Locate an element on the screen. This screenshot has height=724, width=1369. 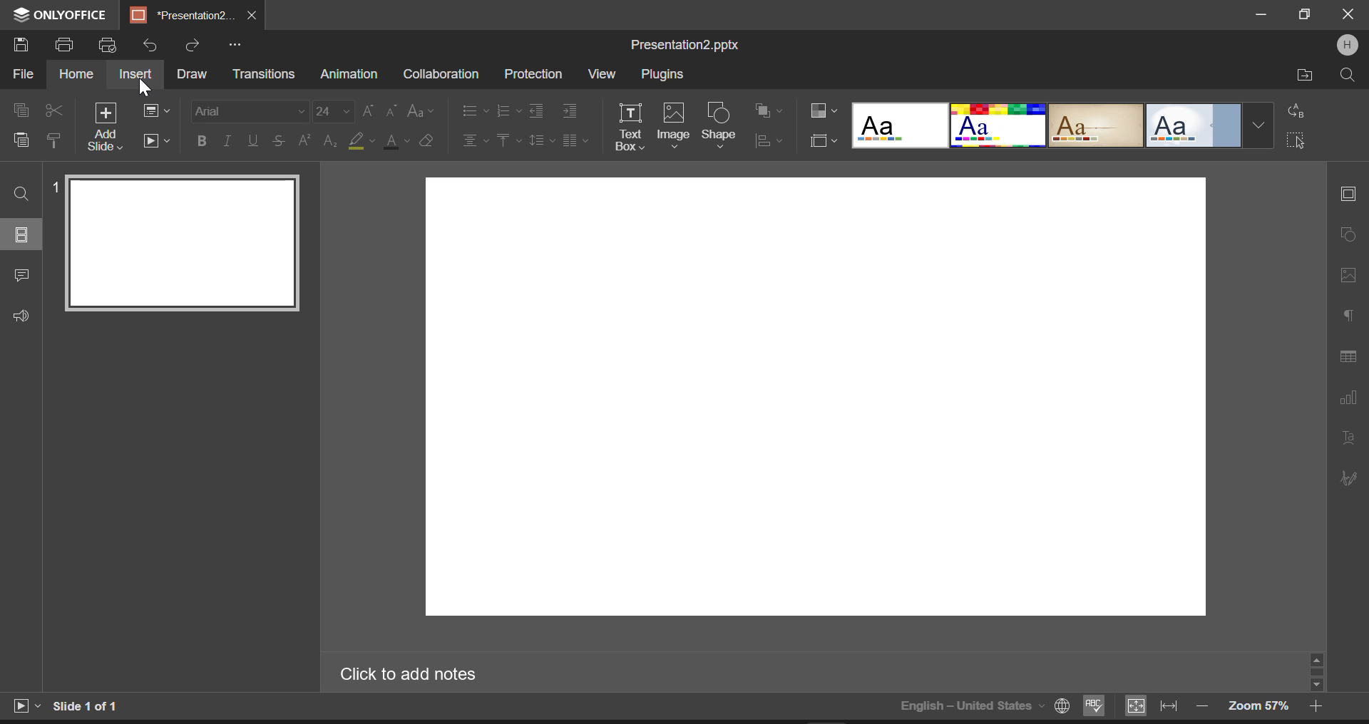
Collaboration is located at coordinates (441, 74).